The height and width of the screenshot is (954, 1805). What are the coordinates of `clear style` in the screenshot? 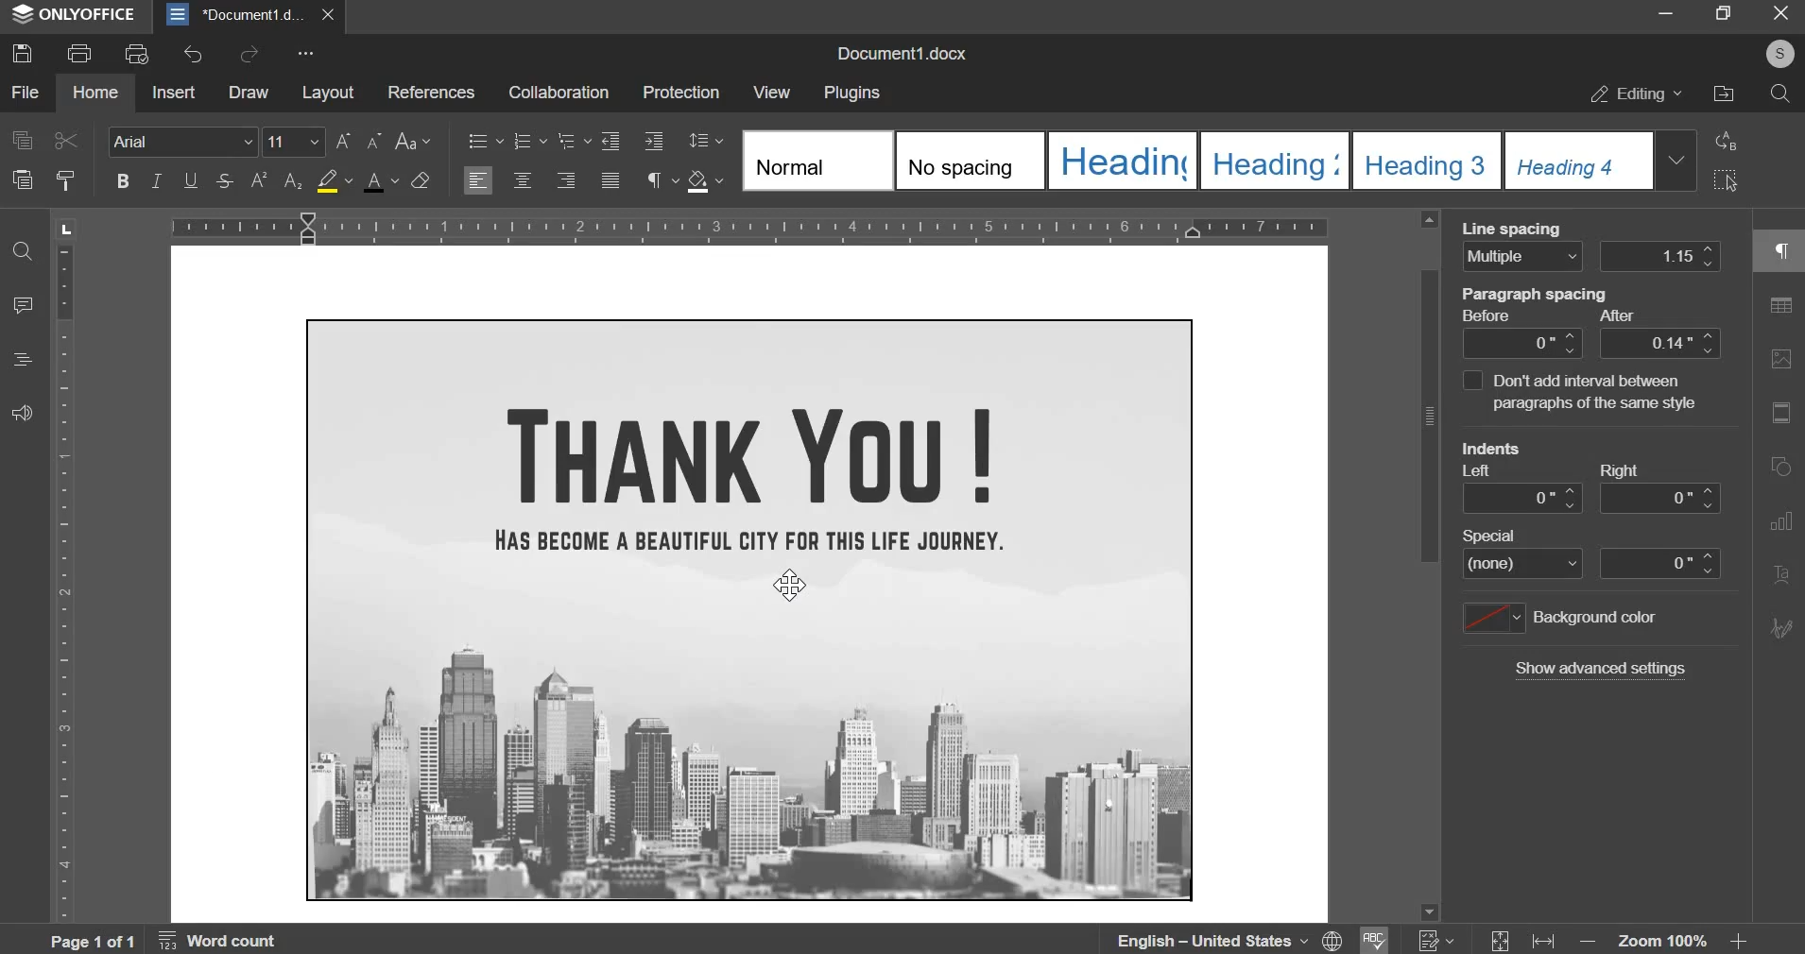 It's located at (68, 179).